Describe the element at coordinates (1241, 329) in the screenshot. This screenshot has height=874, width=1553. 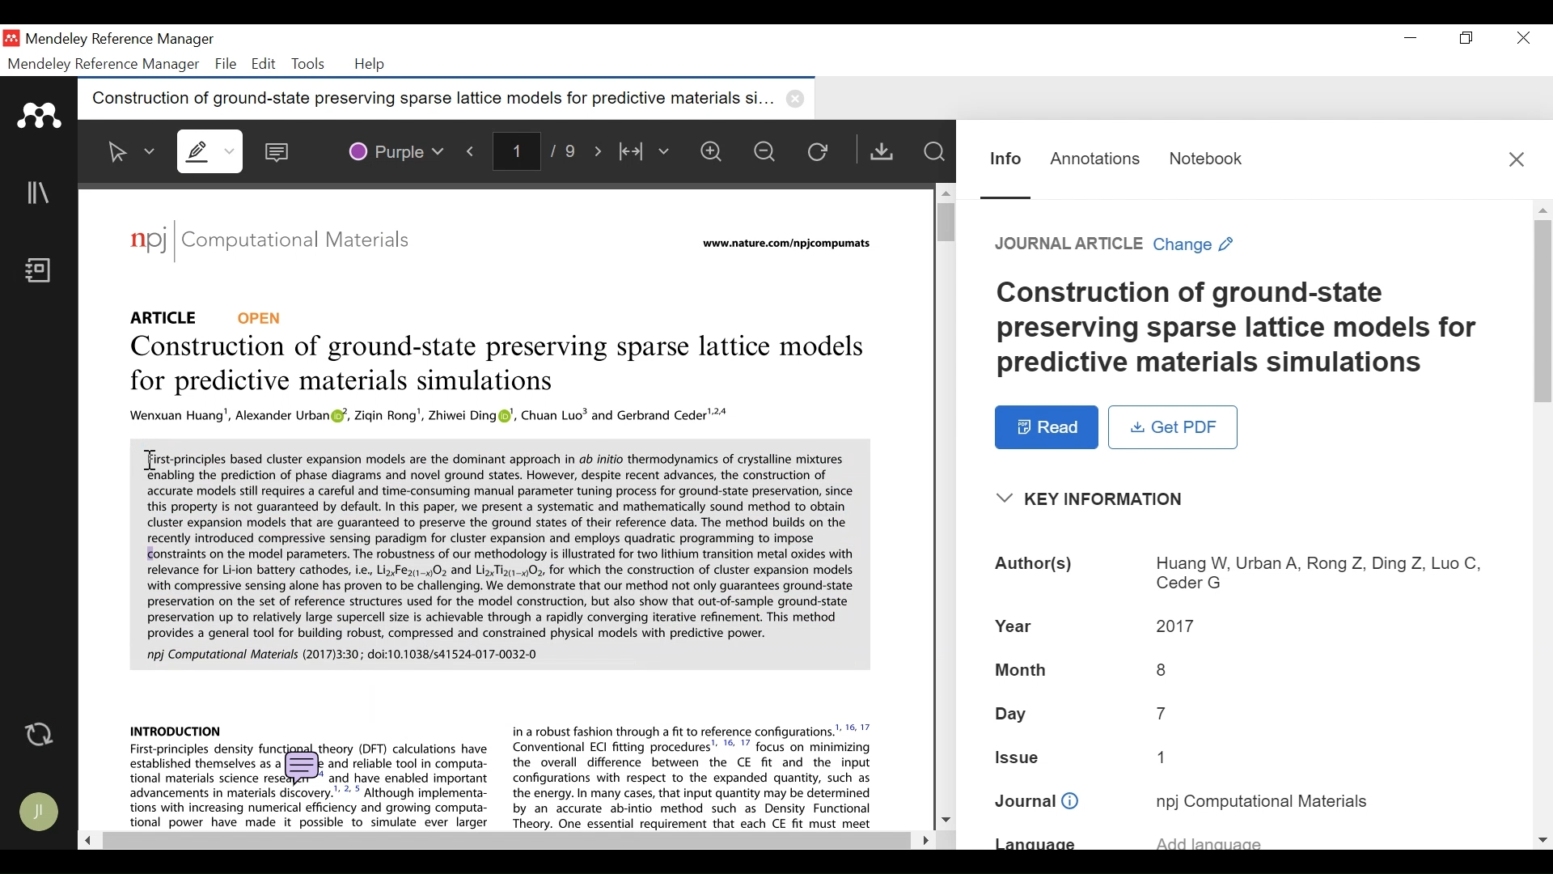
I see `Title` at that location.